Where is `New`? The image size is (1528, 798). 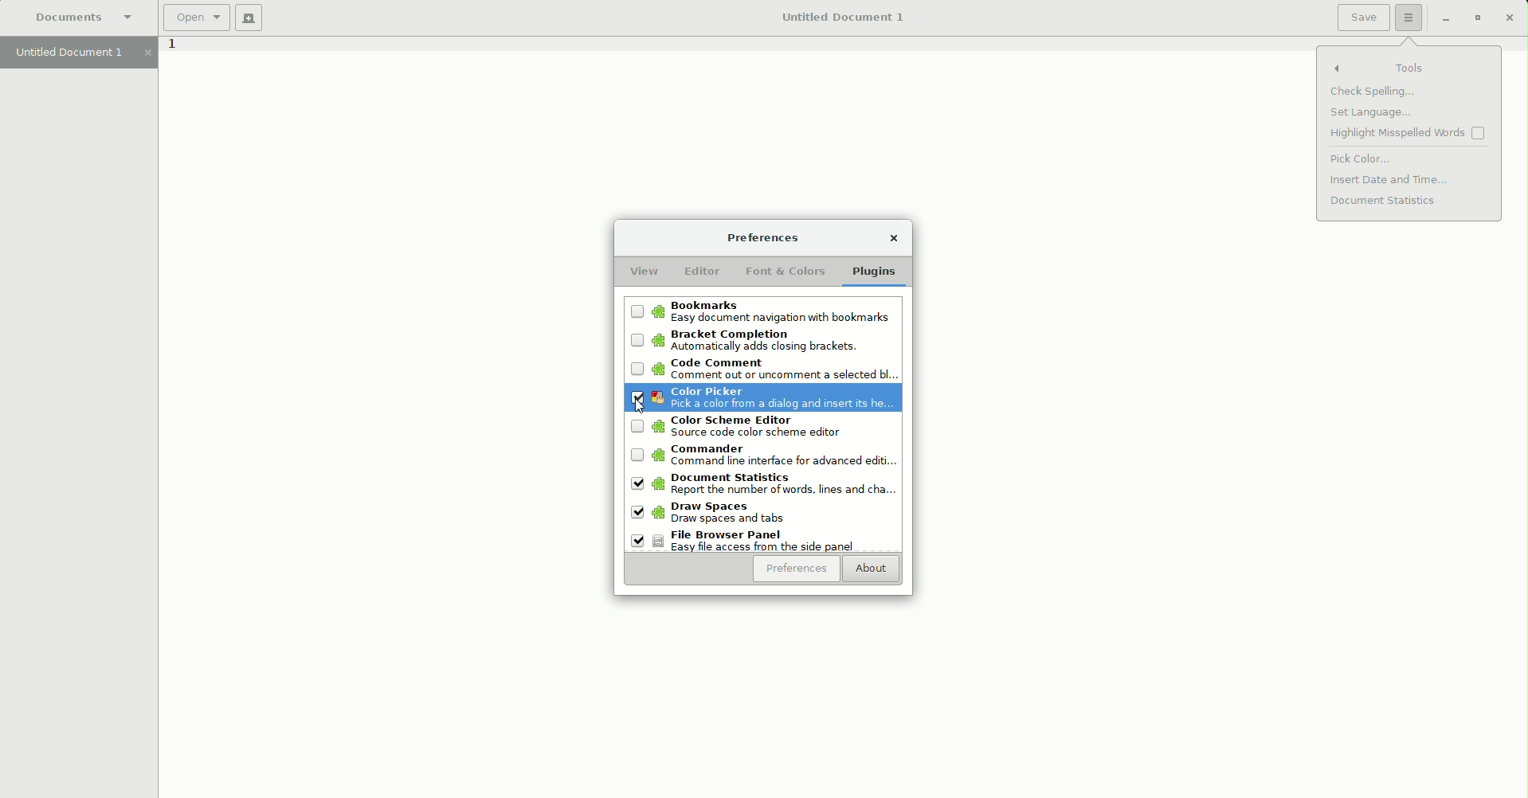
New is located at coordinates (249, 18).